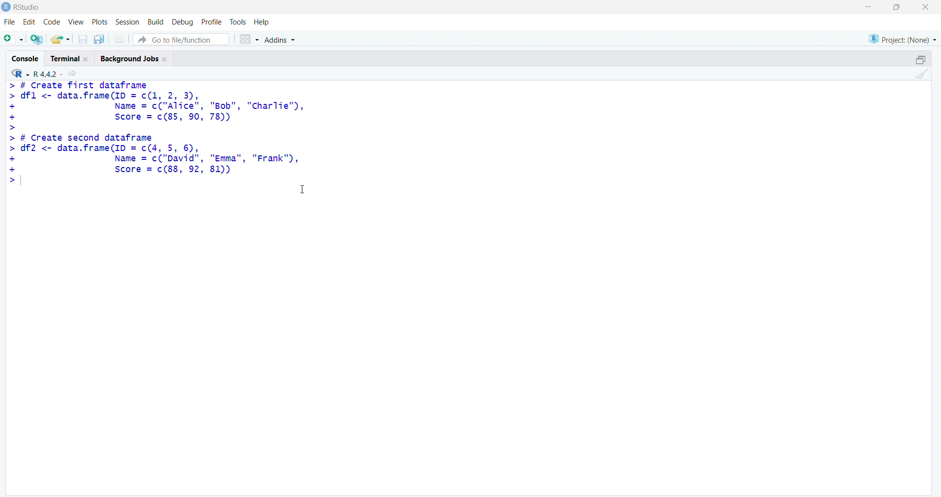  Describe the element at coordinates (135, 57) in the screenshot. I see `Background Jobs` at that location.